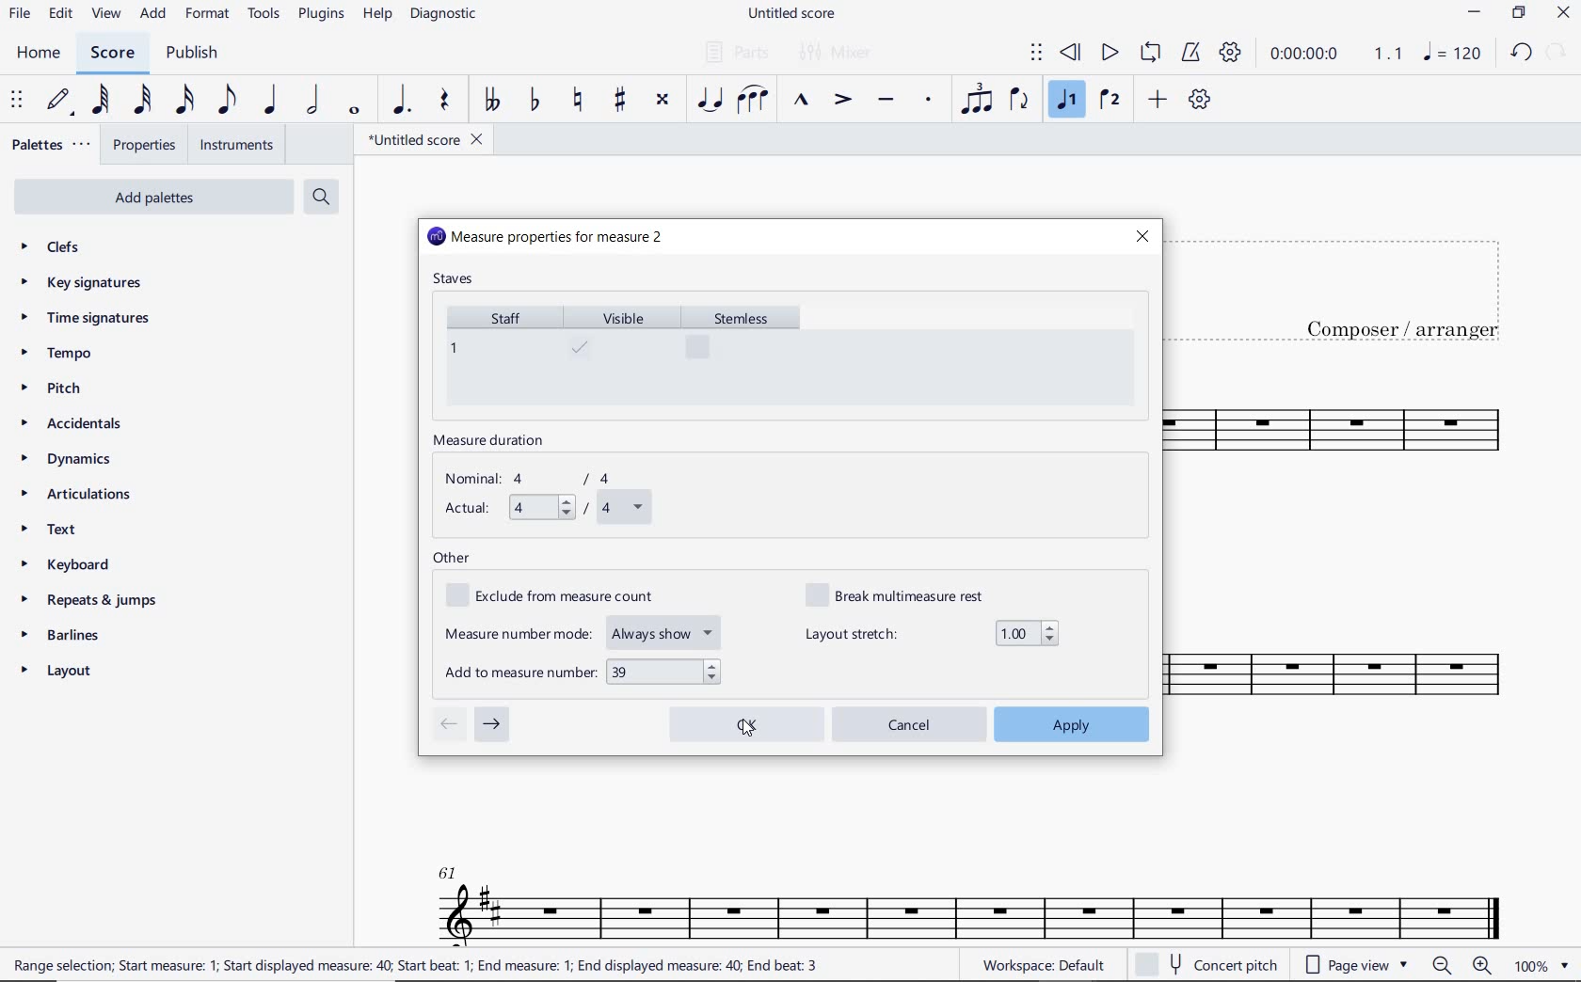 The width and height of the screenshot is (1581, 982). Describe the element at coordinates (1520, 54) in the screenshot. I see `UNDO` at that location.